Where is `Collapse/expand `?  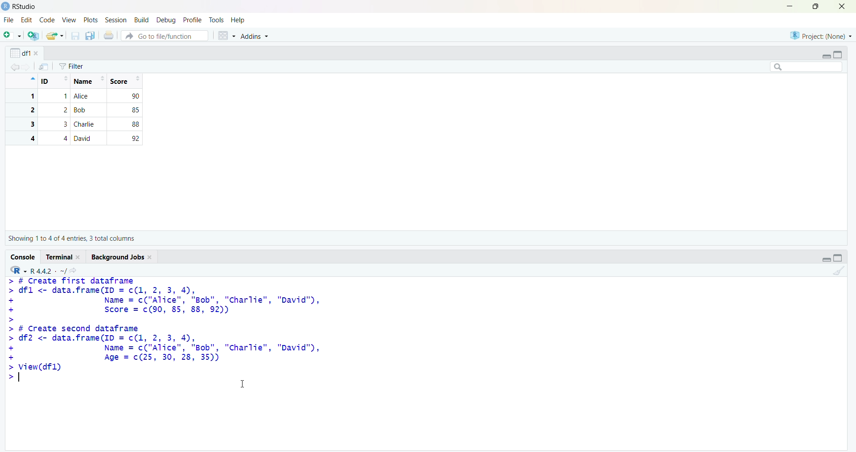
Collapse/expand  is located at coordinates (826, 259).